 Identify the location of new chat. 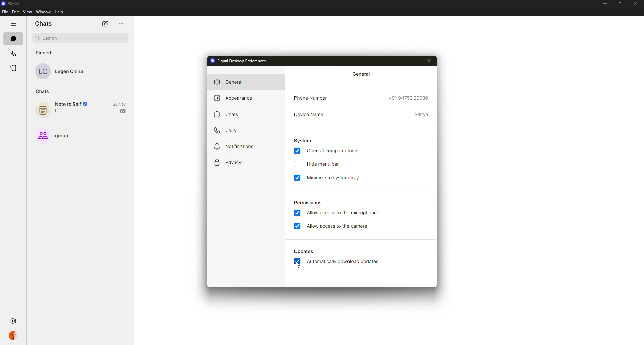
(105, 24).